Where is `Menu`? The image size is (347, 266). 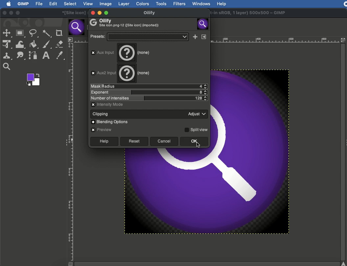 Menu is located at coordinates (71, 40).